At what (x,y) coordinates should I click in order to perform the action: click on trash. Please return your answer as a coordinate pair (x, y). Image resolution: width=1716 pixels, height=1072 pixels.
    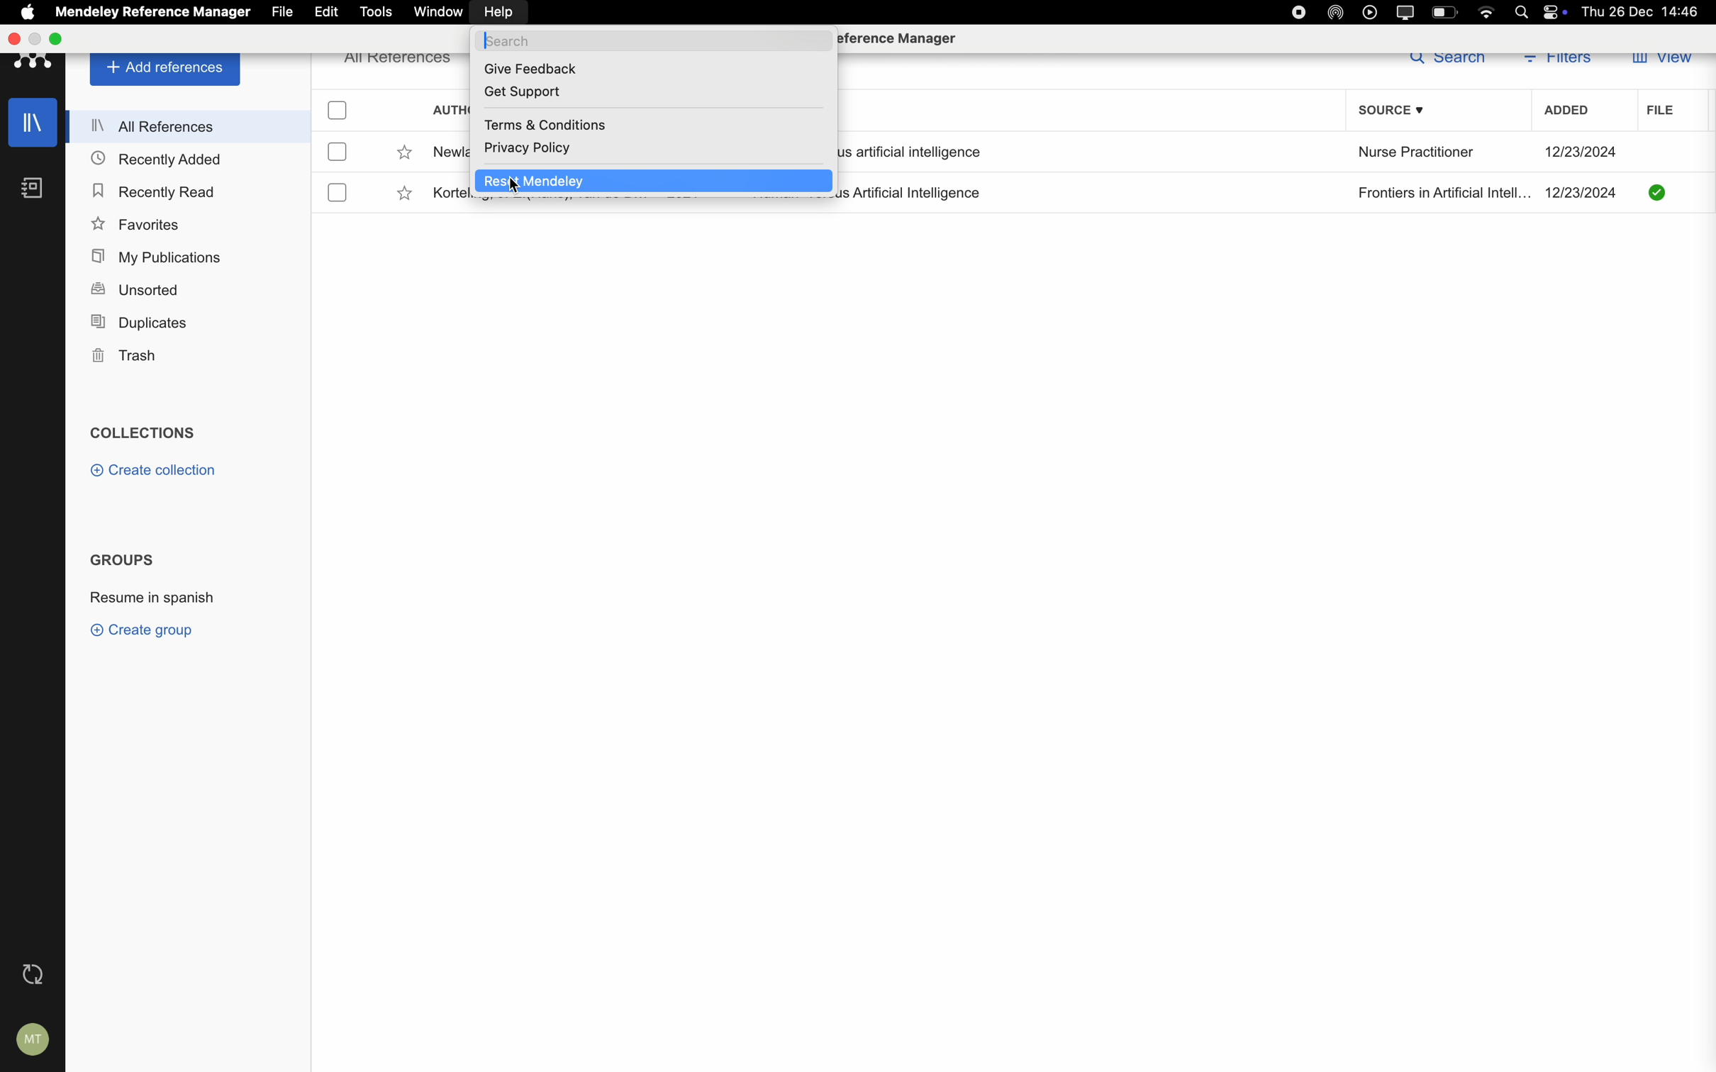
    Looking at the image, I should click on (126, 355).